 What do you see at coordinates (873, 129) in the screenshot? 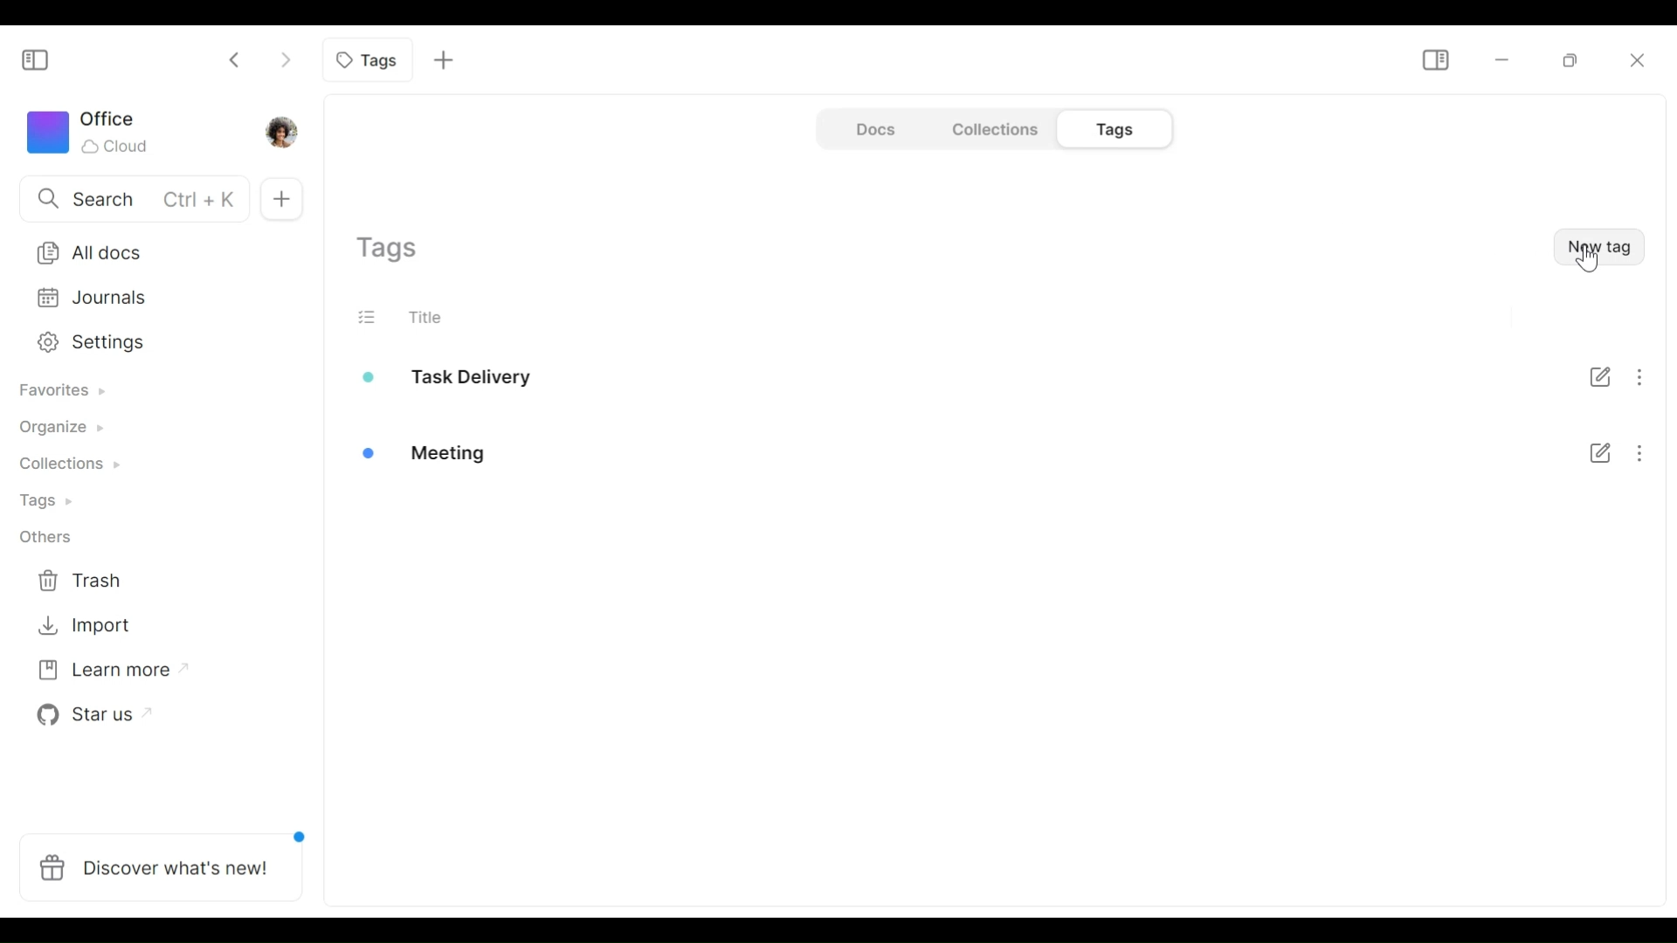
I see `Document` at bounding box center [873, 129].